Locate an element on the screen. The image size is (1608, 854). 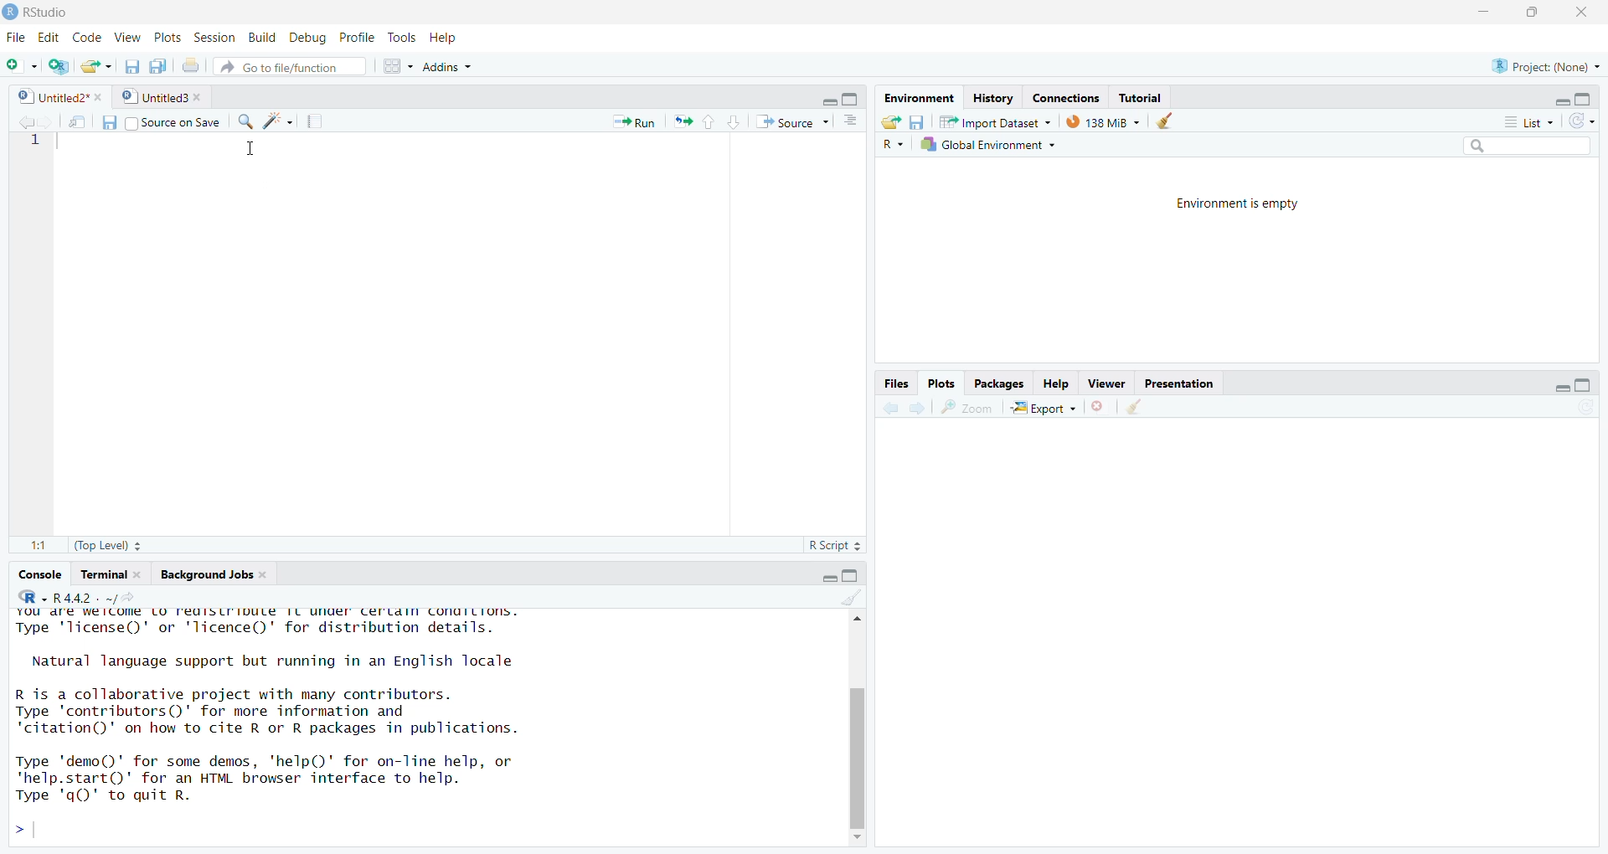
Connections is located at coordinates (1062, 98).